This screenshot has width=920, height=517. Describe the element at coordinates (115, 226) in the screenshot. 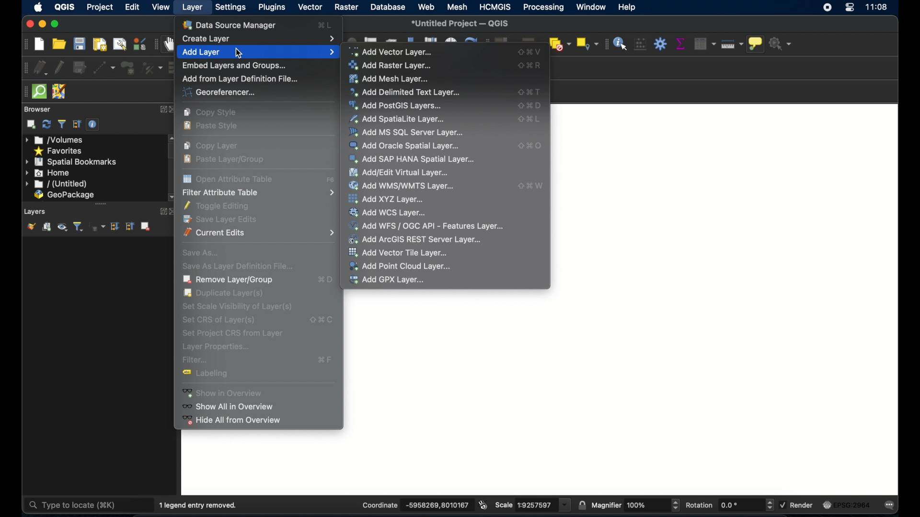

I see `expand all` at that location.